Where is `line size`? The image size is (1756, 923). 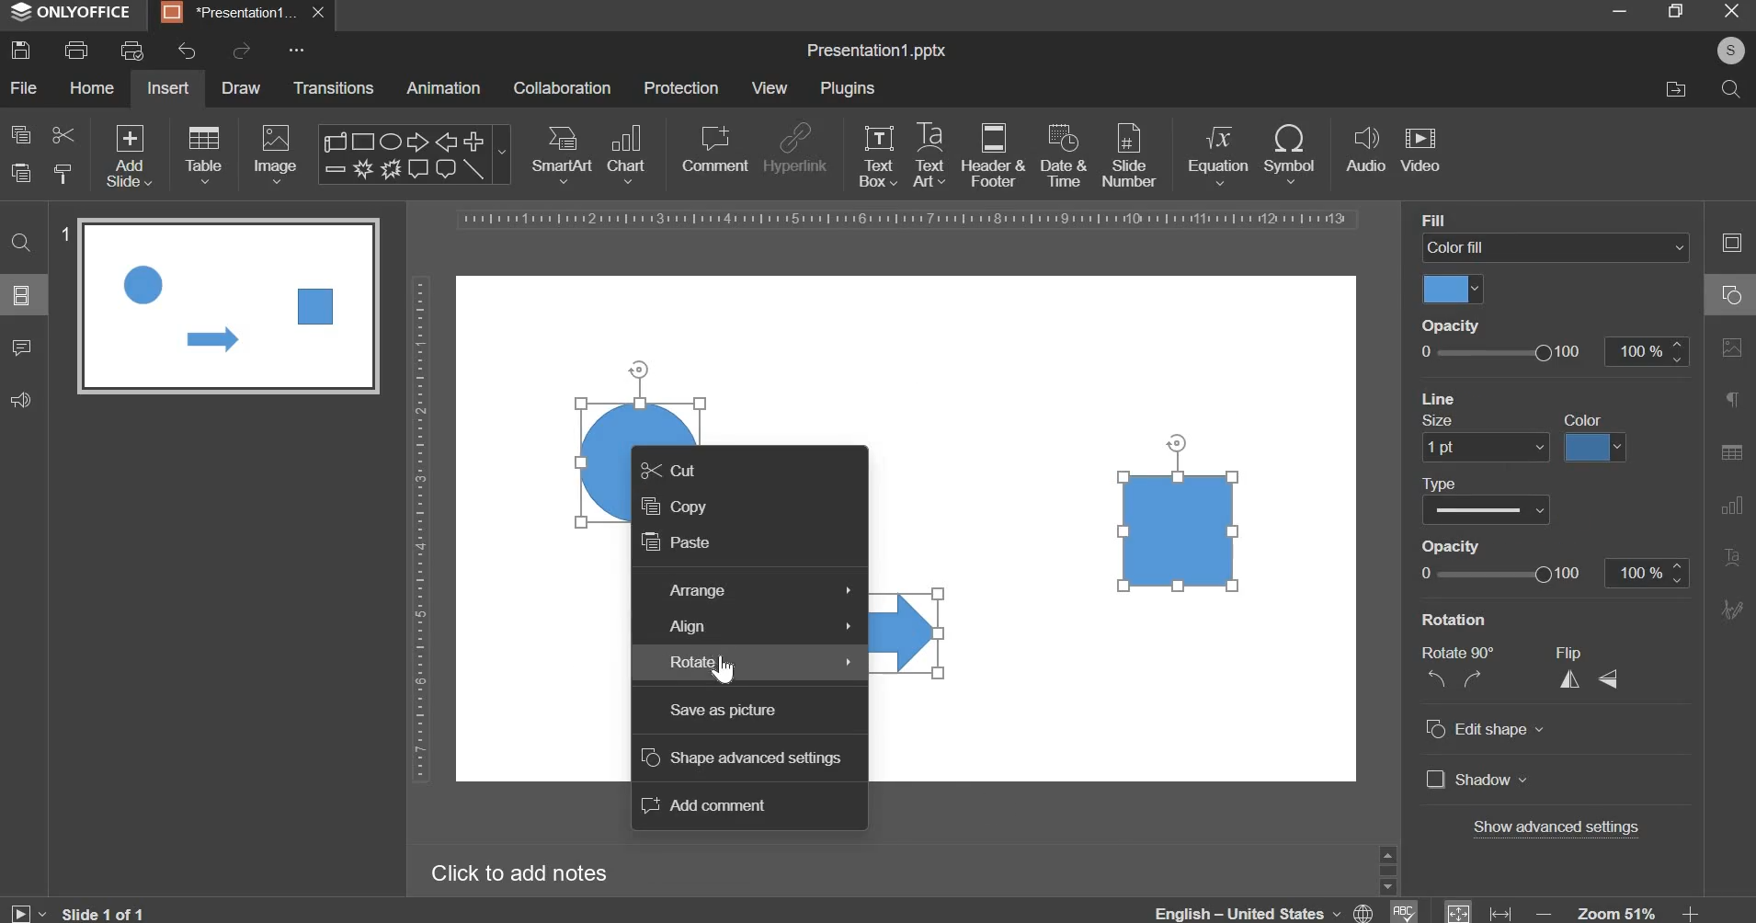
line size is located at coordinates (1485, 448).